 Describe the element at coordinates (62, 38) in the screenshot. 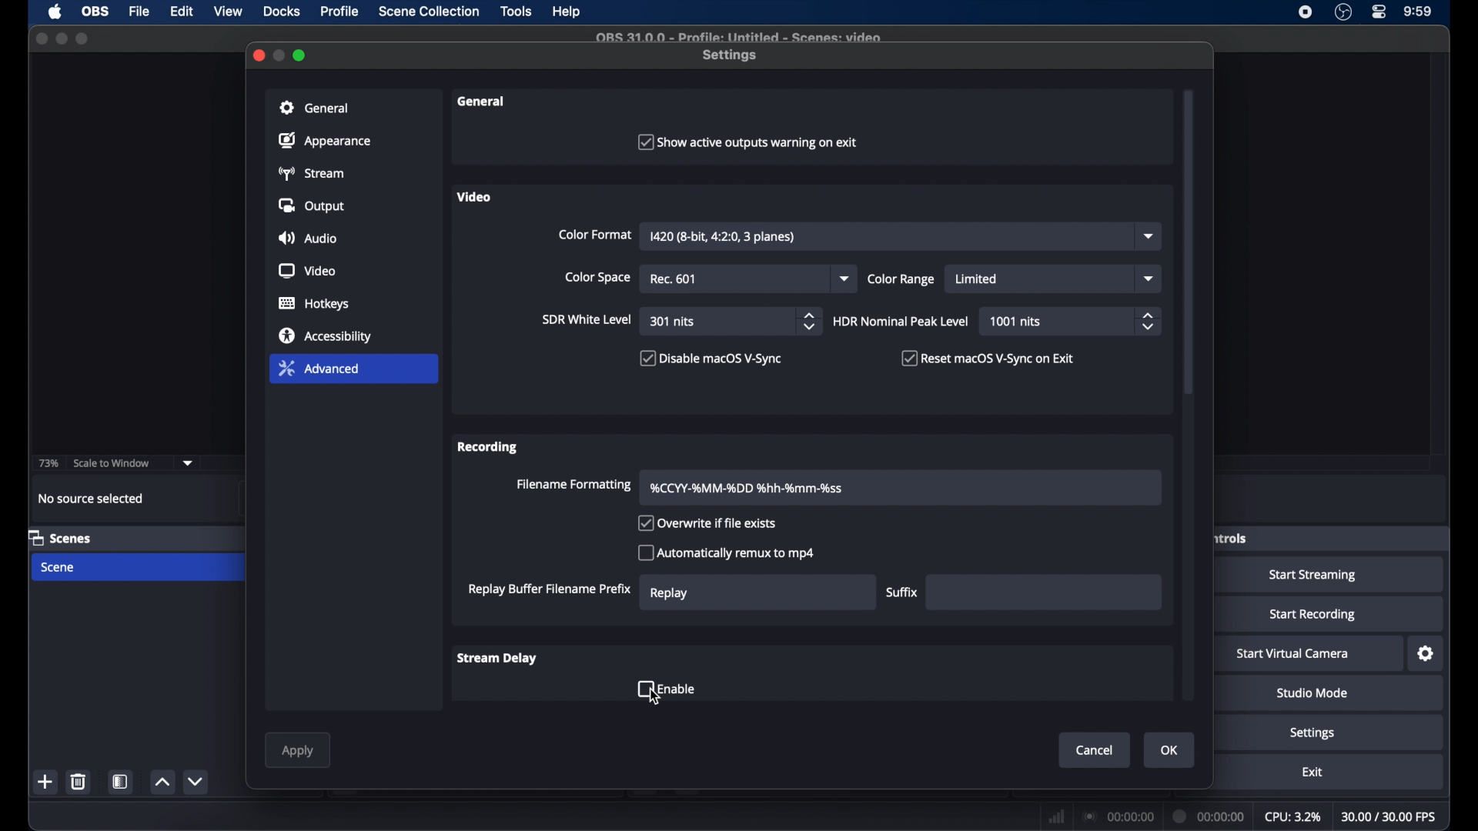

I see `minimize` at that location.